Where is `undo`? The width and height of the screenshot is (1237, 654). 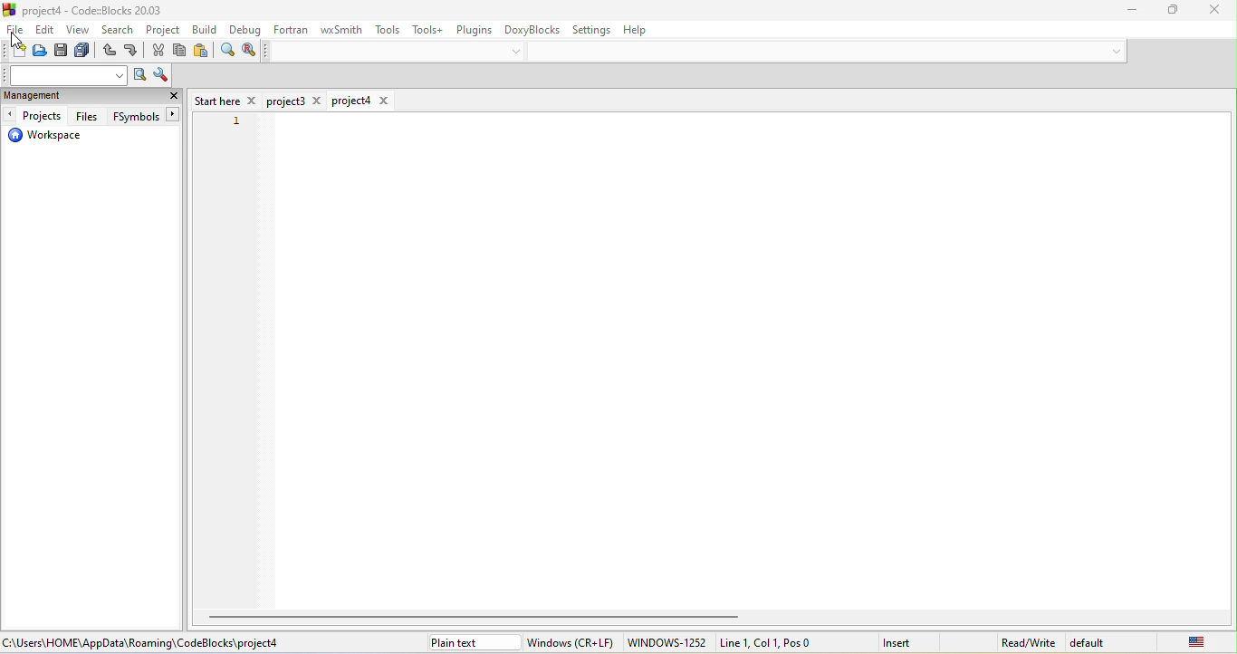 undo is located at coordinates (109, 53).